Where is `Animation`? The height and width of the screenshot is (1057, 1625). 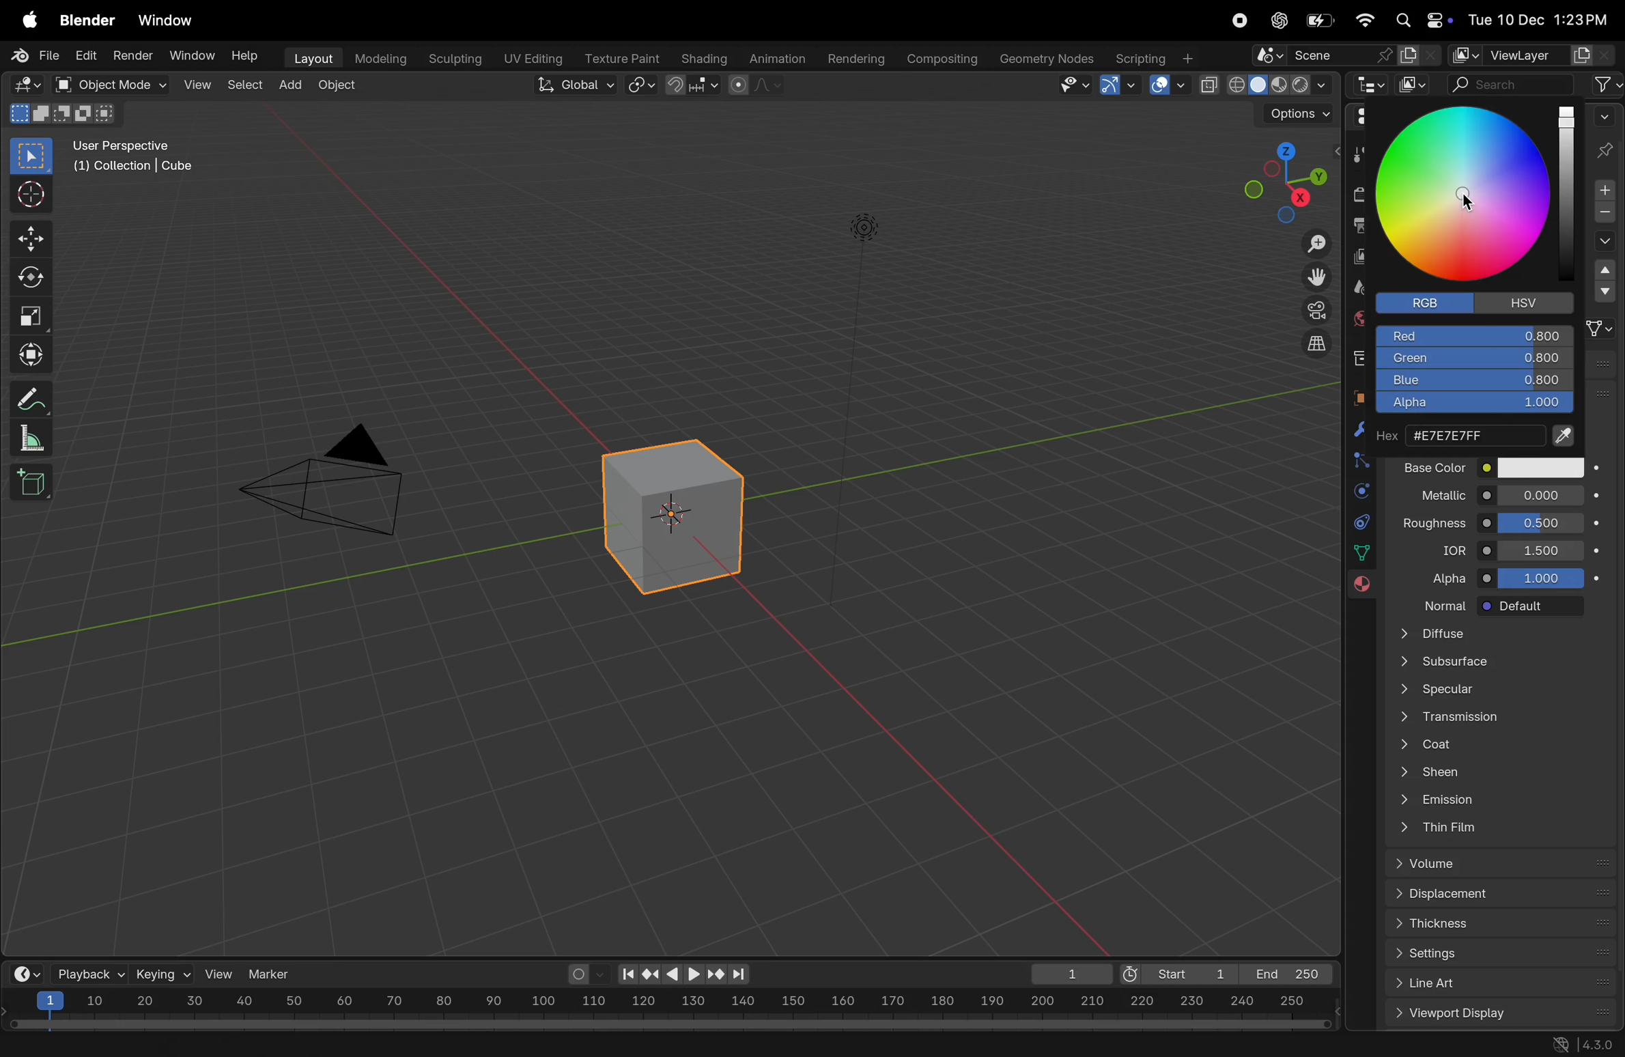 Animation is located at coordinates (779, 57).